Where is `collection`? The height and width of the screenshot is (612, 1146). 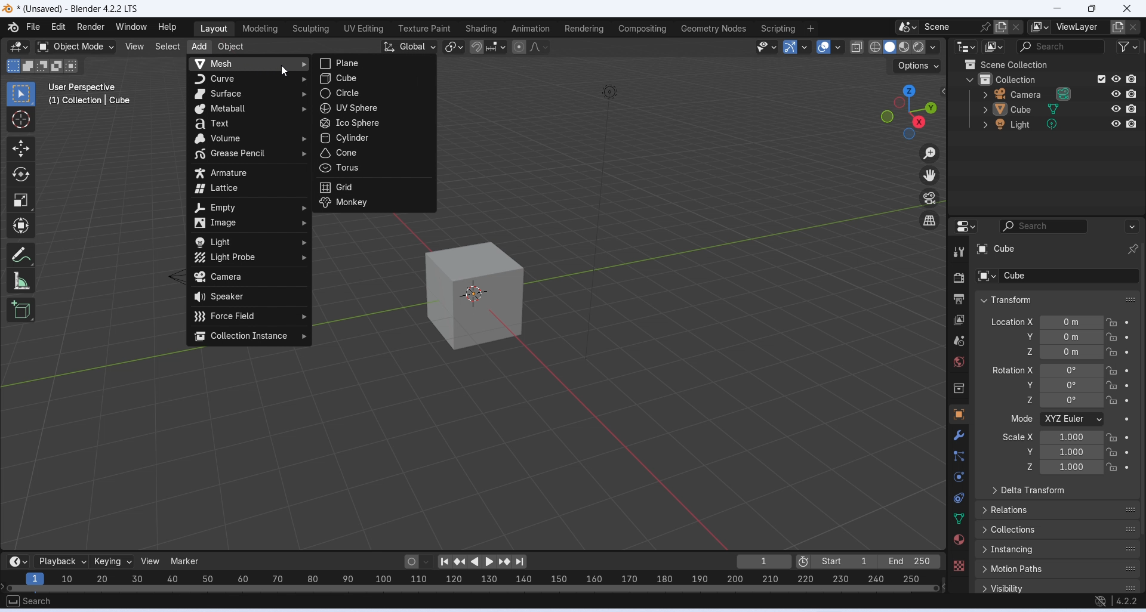
collection is located at coordinates (960, 390).